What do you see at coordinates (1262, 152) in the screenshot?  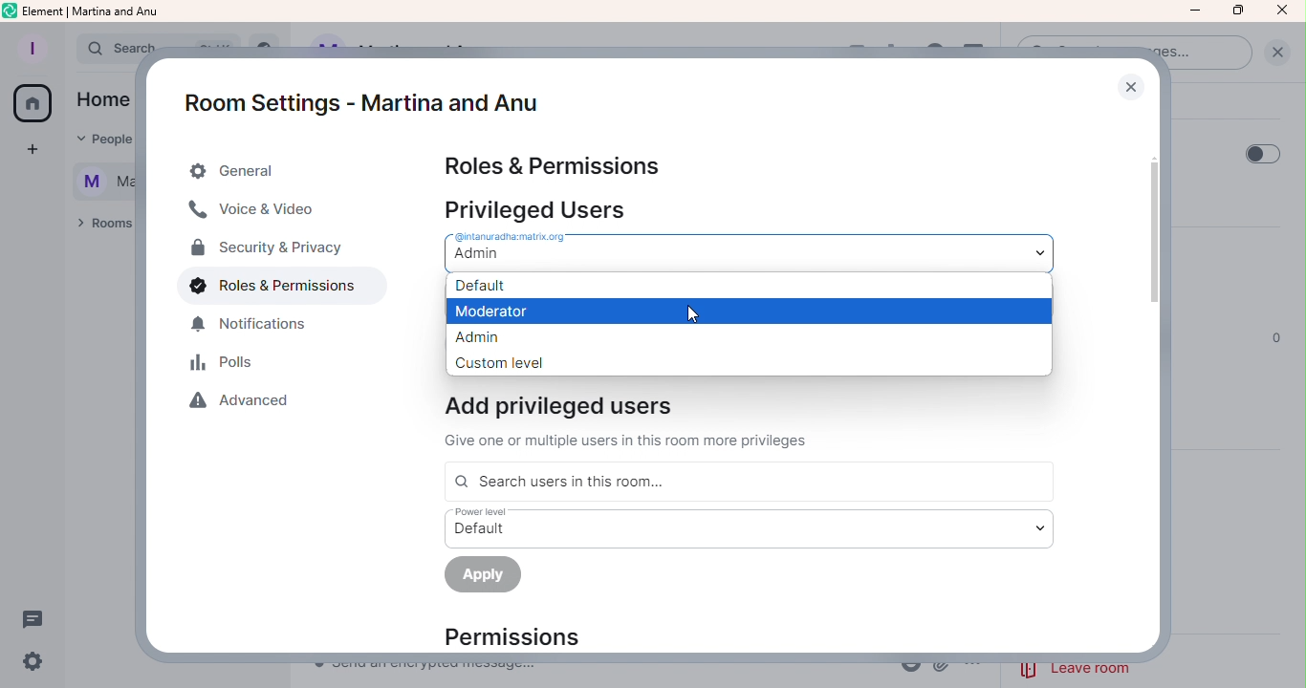 I see `Toggle` at bounding box center [1262, 152].